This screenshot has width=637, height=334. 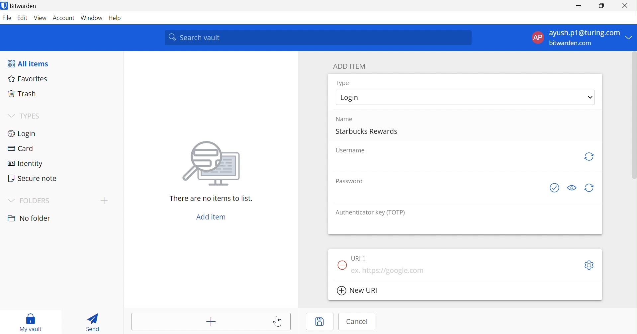 I want to click on Minimize, so click(x=579, y=4).